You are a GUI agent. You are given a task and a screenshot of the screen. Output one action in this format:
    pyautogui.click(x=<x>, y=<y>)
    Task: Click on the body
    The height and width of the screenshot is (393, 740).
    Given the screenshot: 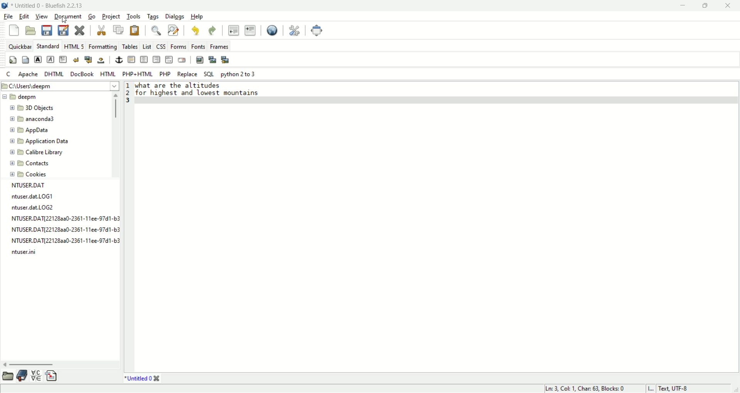 What is the action you would take?
    pyautogui.click(x=24, y=61)
    